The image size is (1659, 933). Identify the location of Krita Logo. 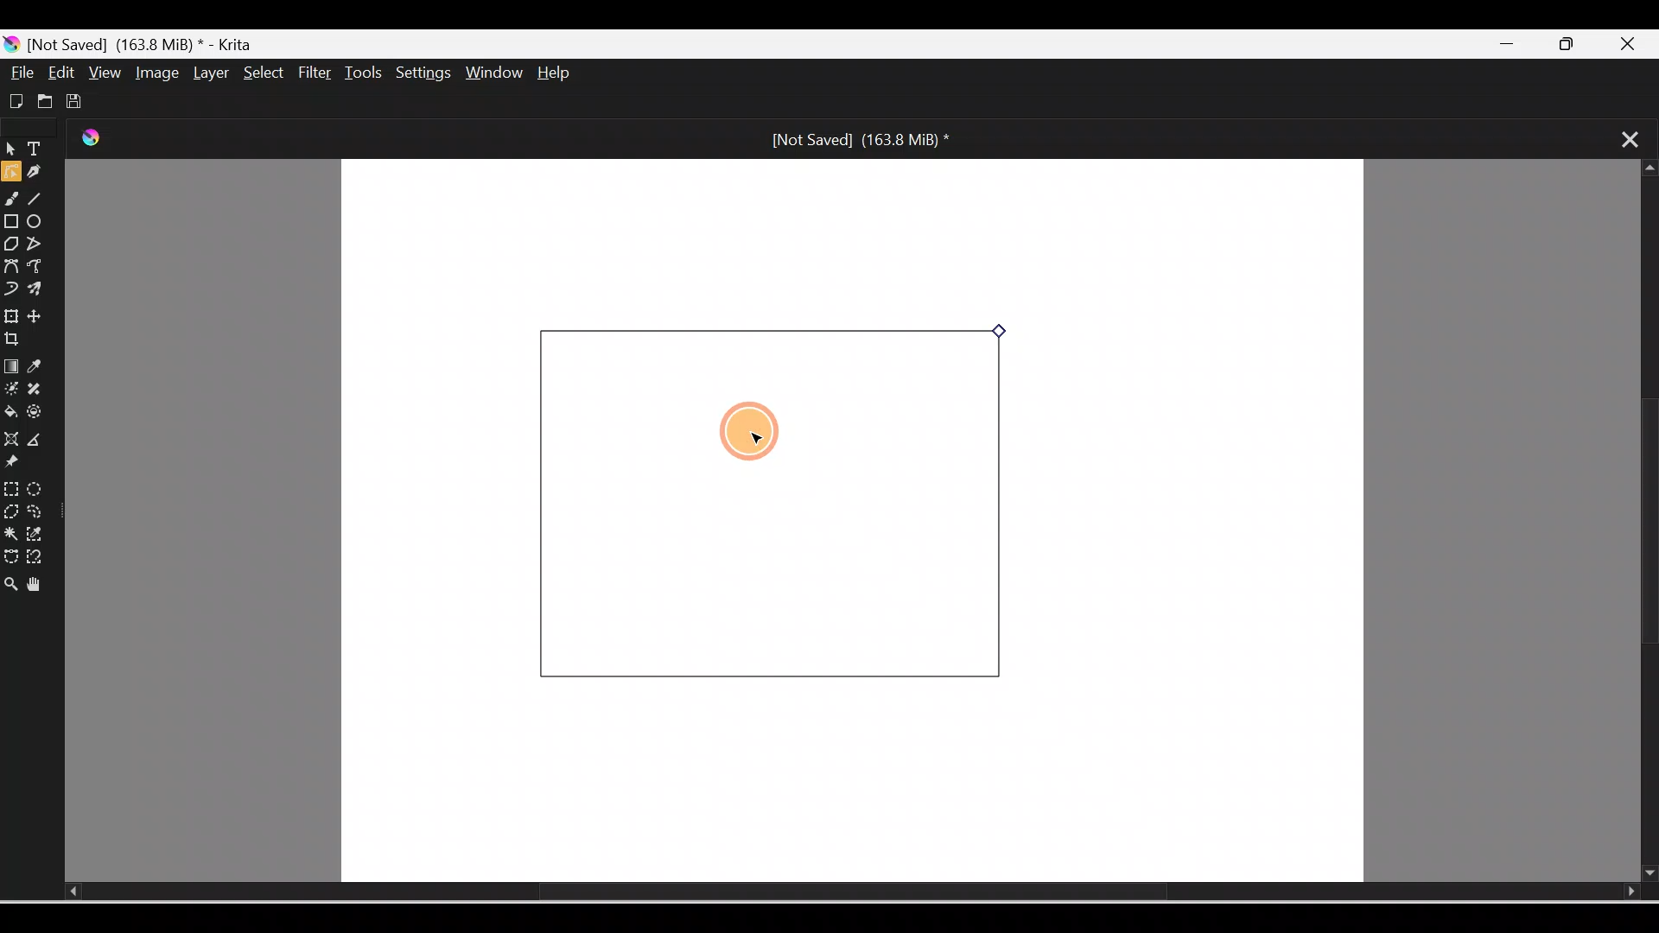
(99, 142).